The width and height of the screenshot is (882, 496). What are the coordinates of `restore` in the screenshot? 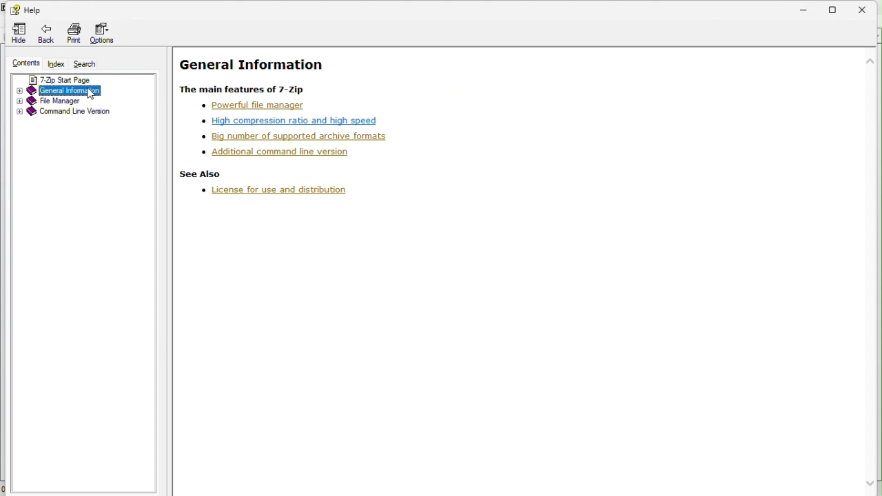 It's located at (841, 8).